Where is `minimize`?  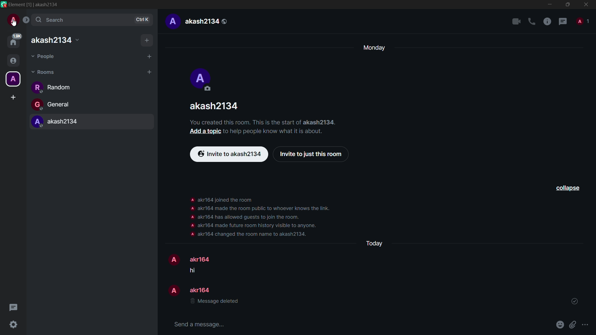
minimize is located at coordinates (551, 4).